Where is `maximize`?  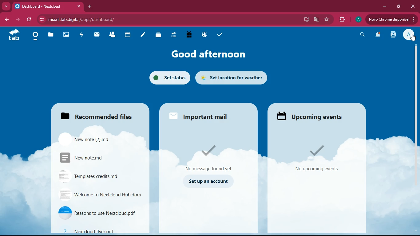
maximize is located at coordinates (398, 7).